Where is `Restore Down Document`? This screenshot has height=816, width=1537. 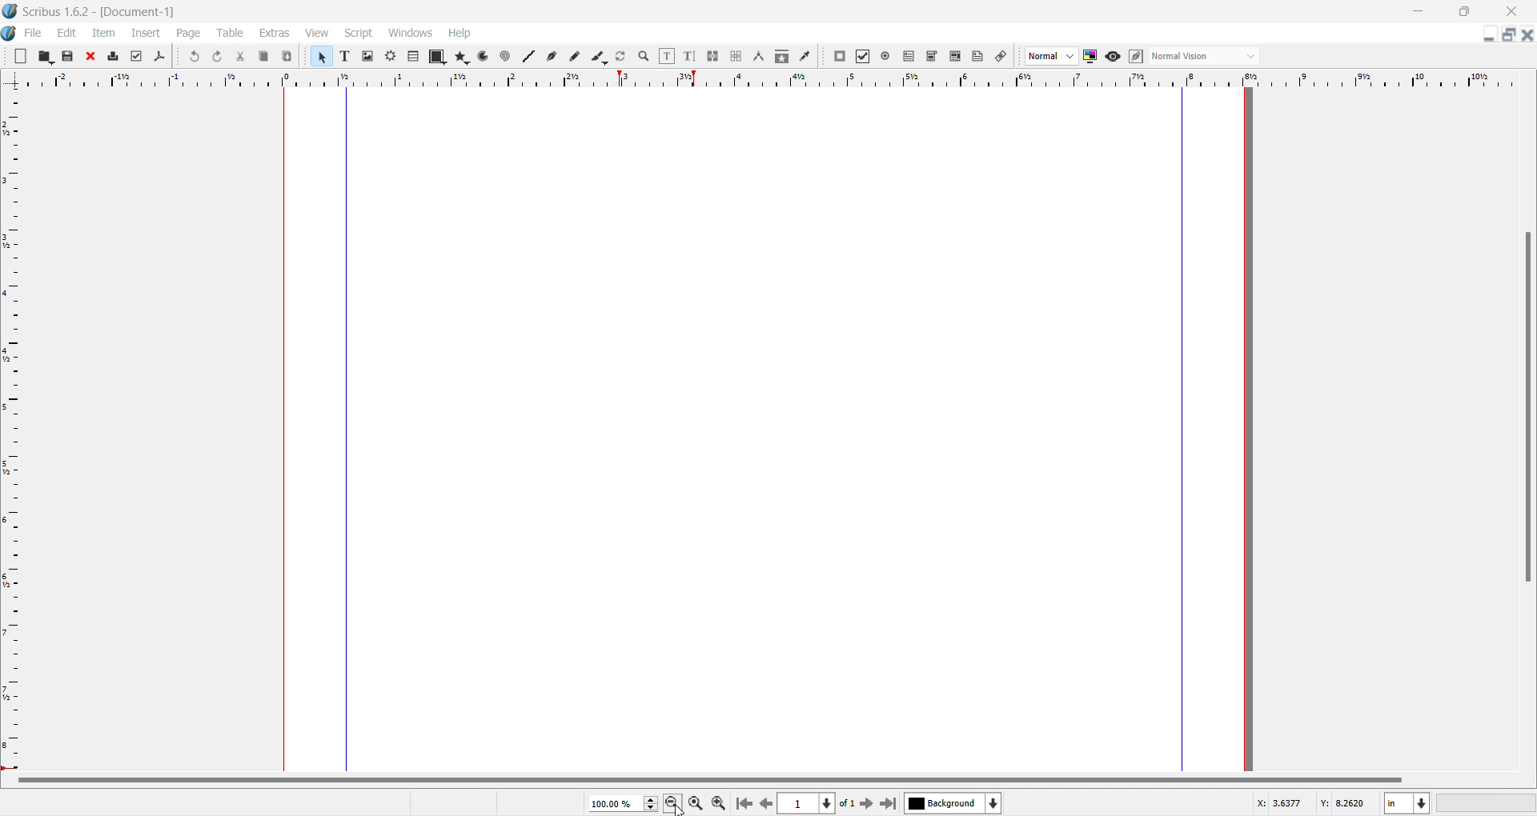 Restore Down Document is located at coordinates (1508, 34).